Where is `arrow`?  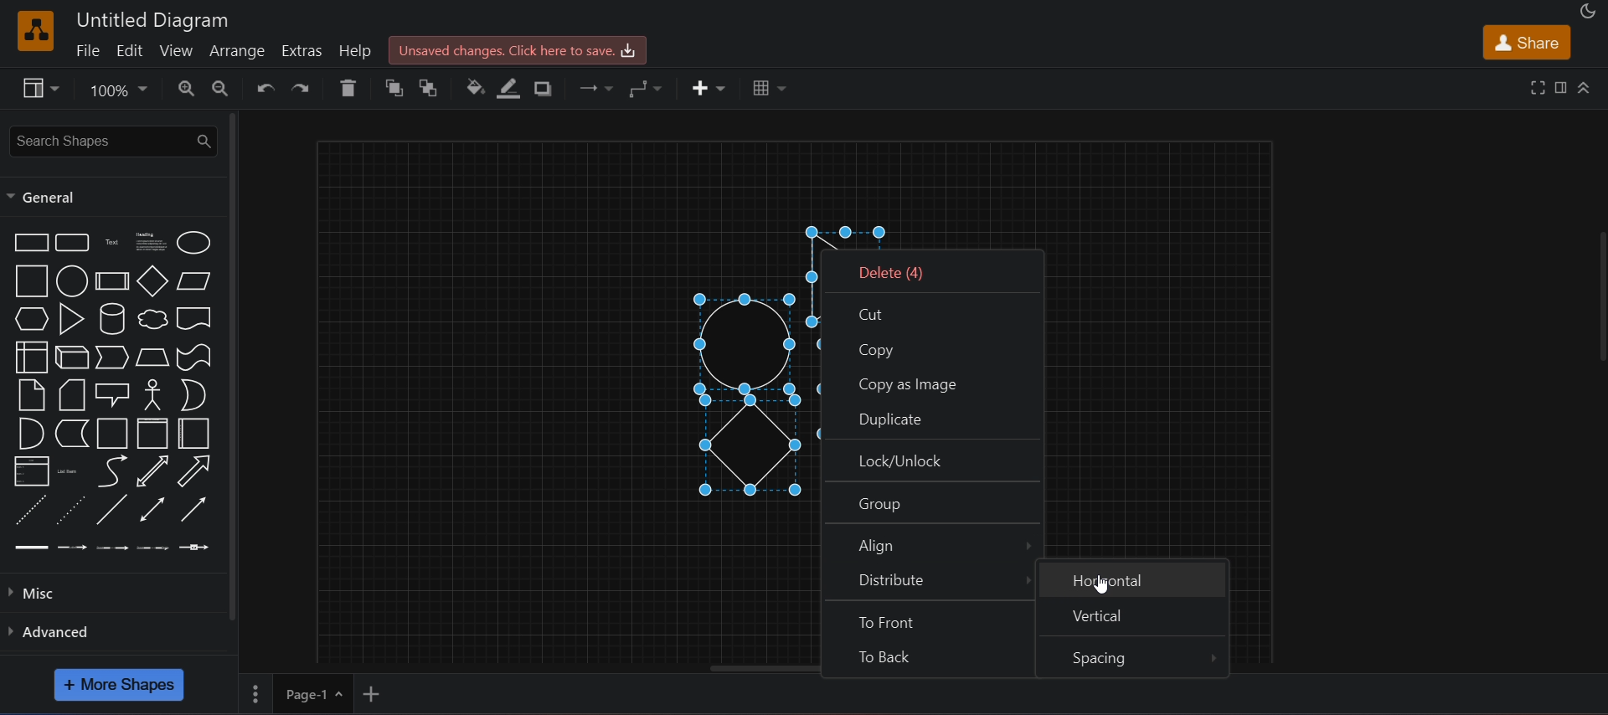 arrow is located at coordinates (113, 471).